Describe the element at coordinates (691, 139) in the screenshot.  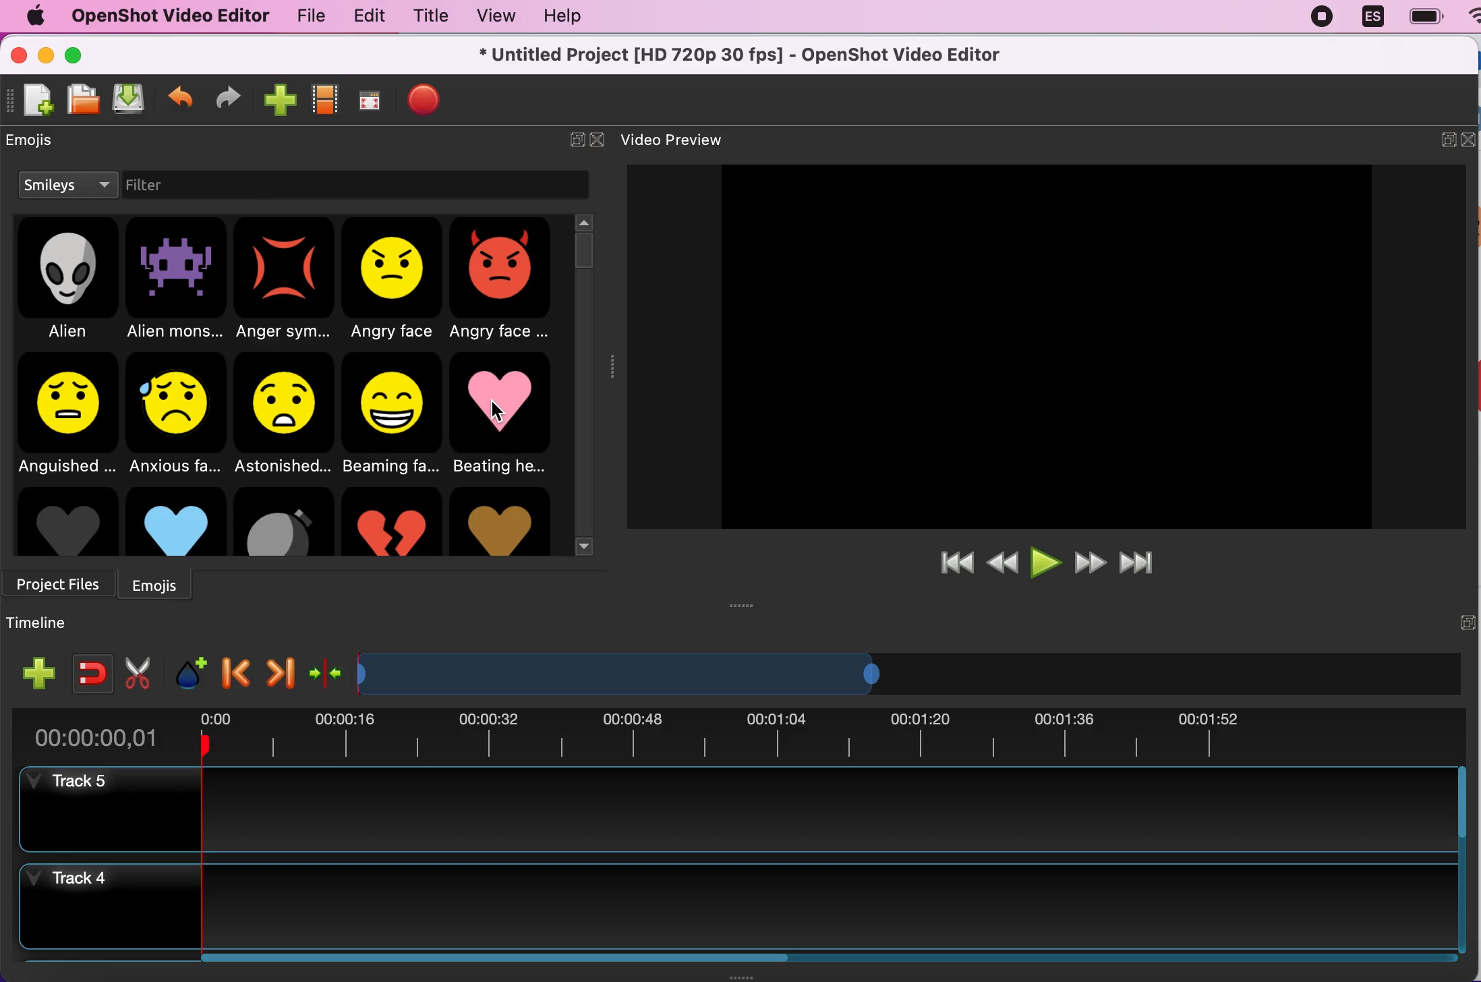
I see `video preview` at that location.